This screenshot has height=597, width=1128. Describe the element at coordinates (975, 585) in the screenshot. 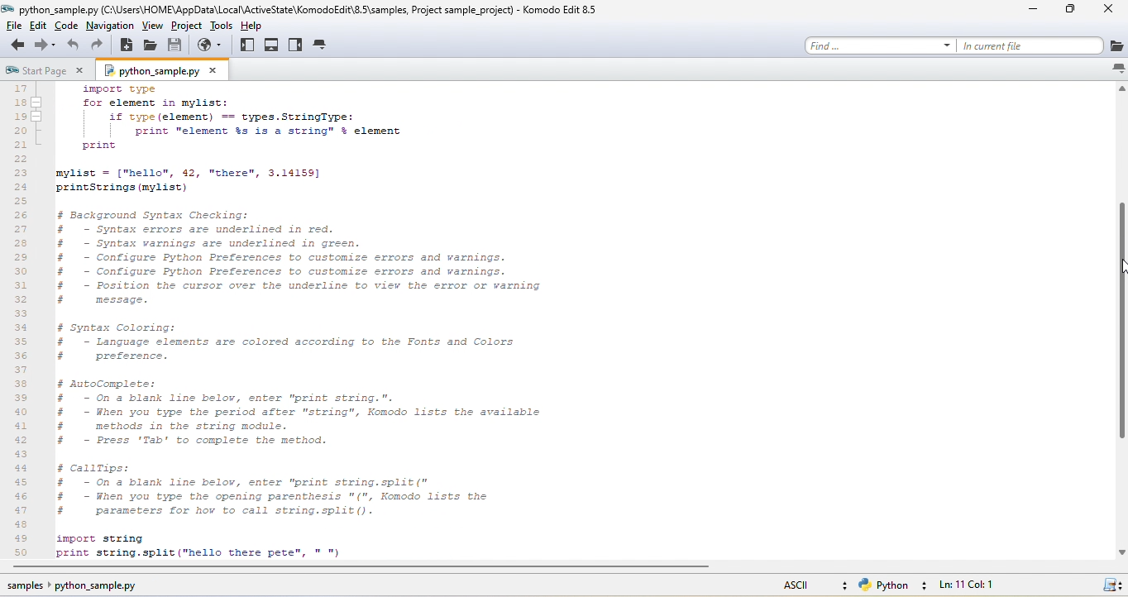

I see `ln 11, col 1` at that location.